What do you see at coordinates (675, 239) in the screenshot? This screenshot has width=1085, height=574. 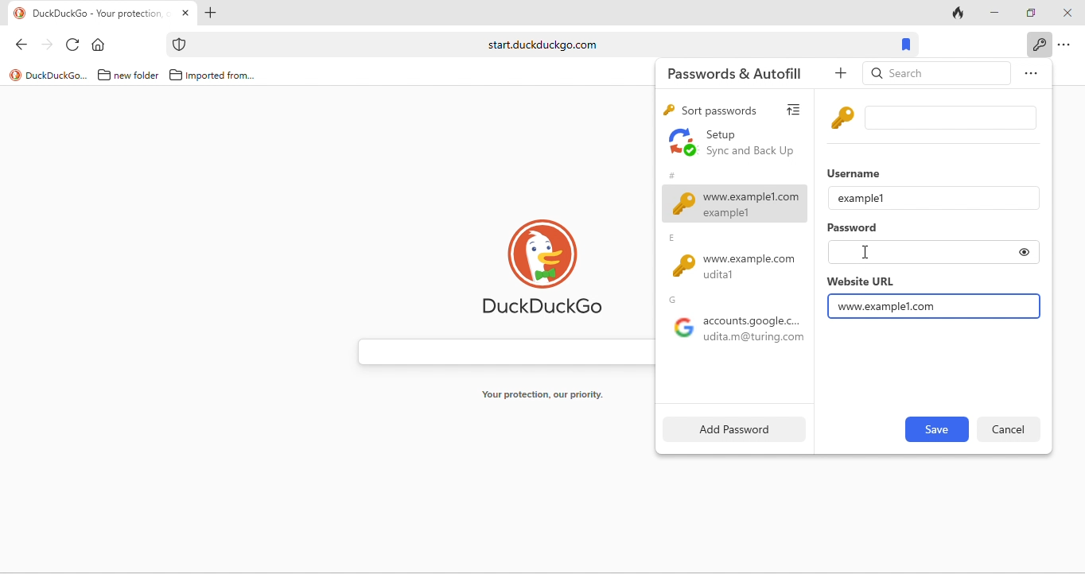 I see `e` at bounding box center [675, 239].